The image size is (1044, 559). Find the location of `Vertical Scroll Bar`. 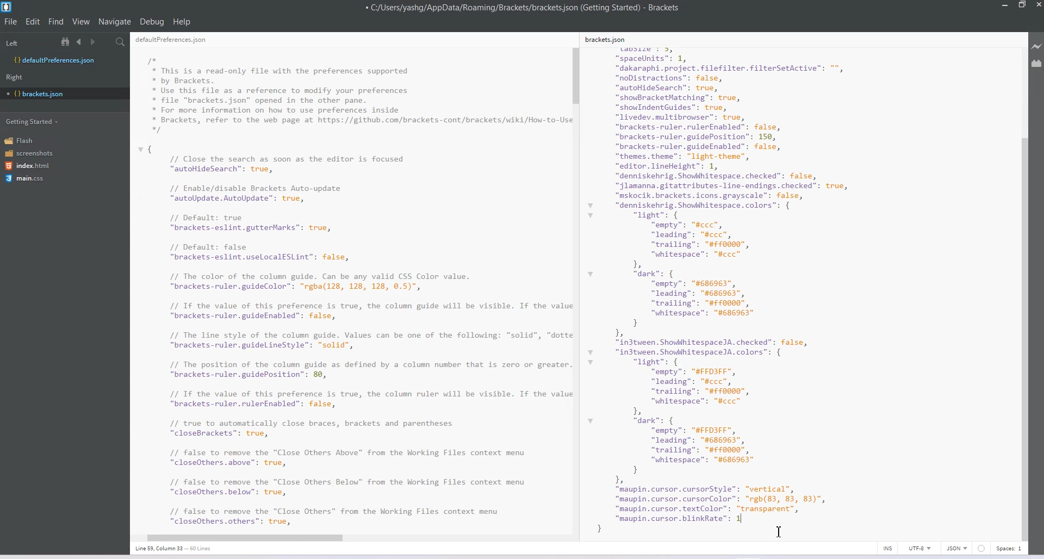

Vertical Scroll Bar is located at coordinates (576, 287).